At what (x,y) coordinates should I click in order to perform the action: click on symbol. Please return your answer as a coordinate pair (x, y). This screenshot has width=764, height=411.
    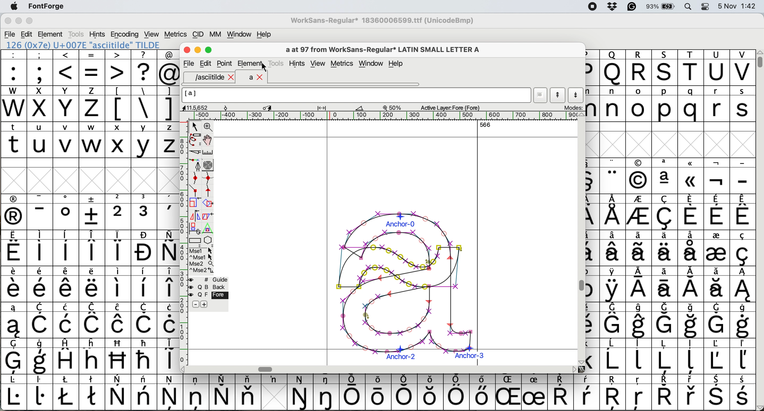
    Looking at the image, I should click on (119, 393).